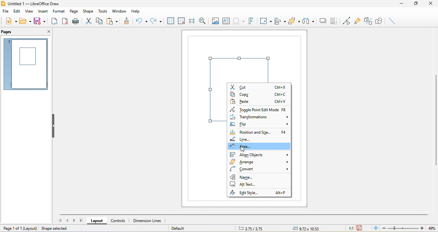 This screenshot has width=438, height=232. Describe the element at coordinates (435, 119) in the screenshot. I see `vertical scroll bar` at that location.